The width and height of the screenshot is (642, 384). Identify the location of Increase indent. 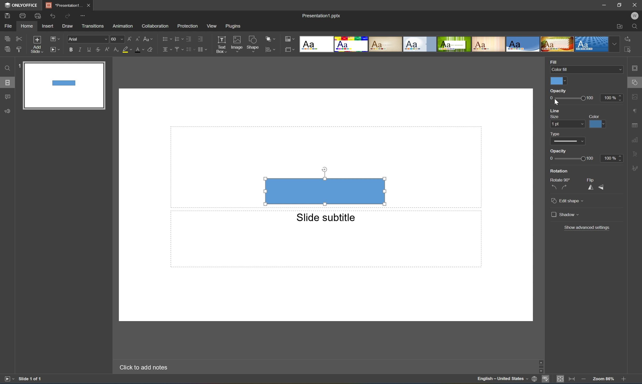
(201, 38).